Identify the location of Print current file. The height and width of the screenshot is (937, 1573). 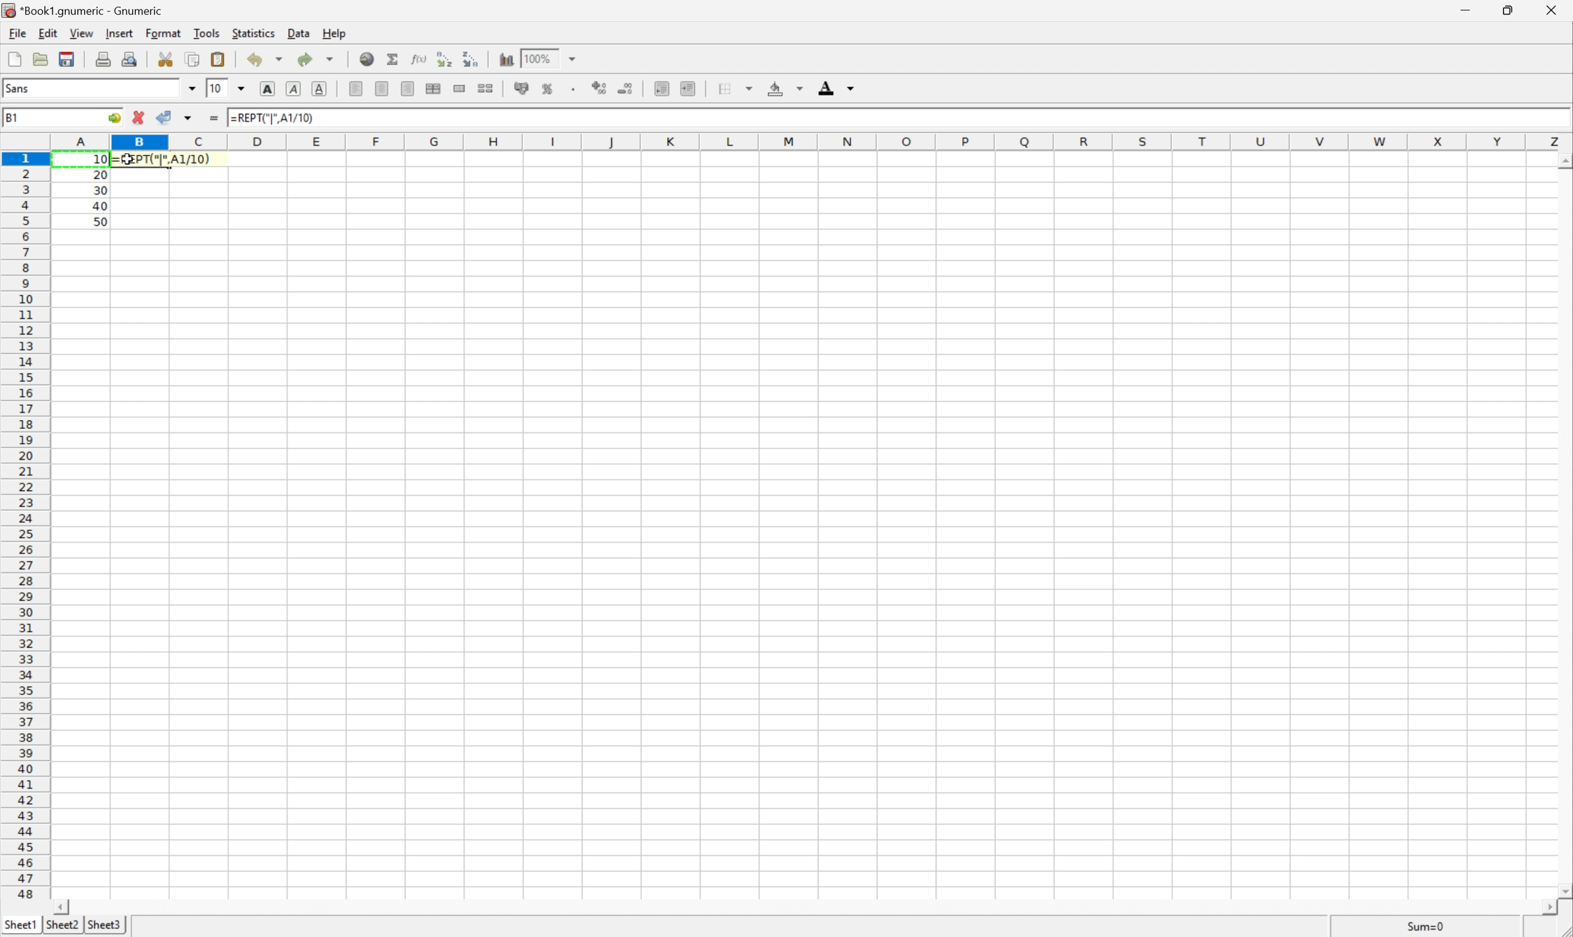
(104, 59).